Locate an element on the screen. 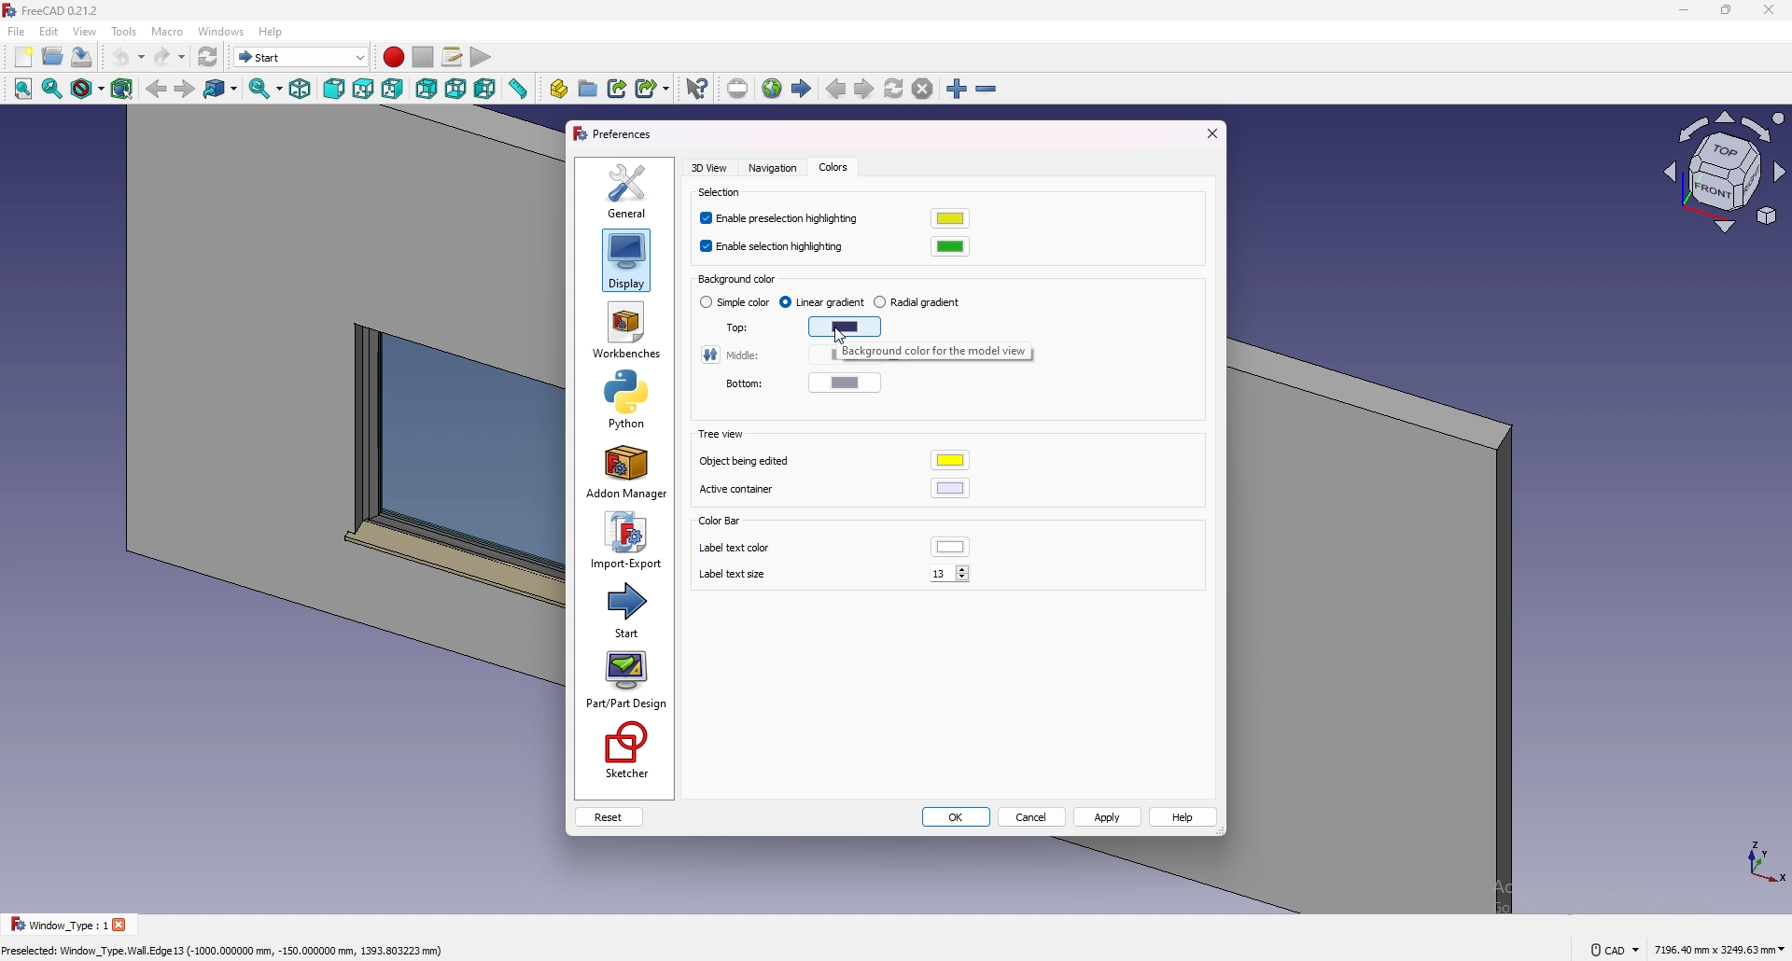 This screenshot has width=1792, height=961. previous page is located at coordinates (836, 90).